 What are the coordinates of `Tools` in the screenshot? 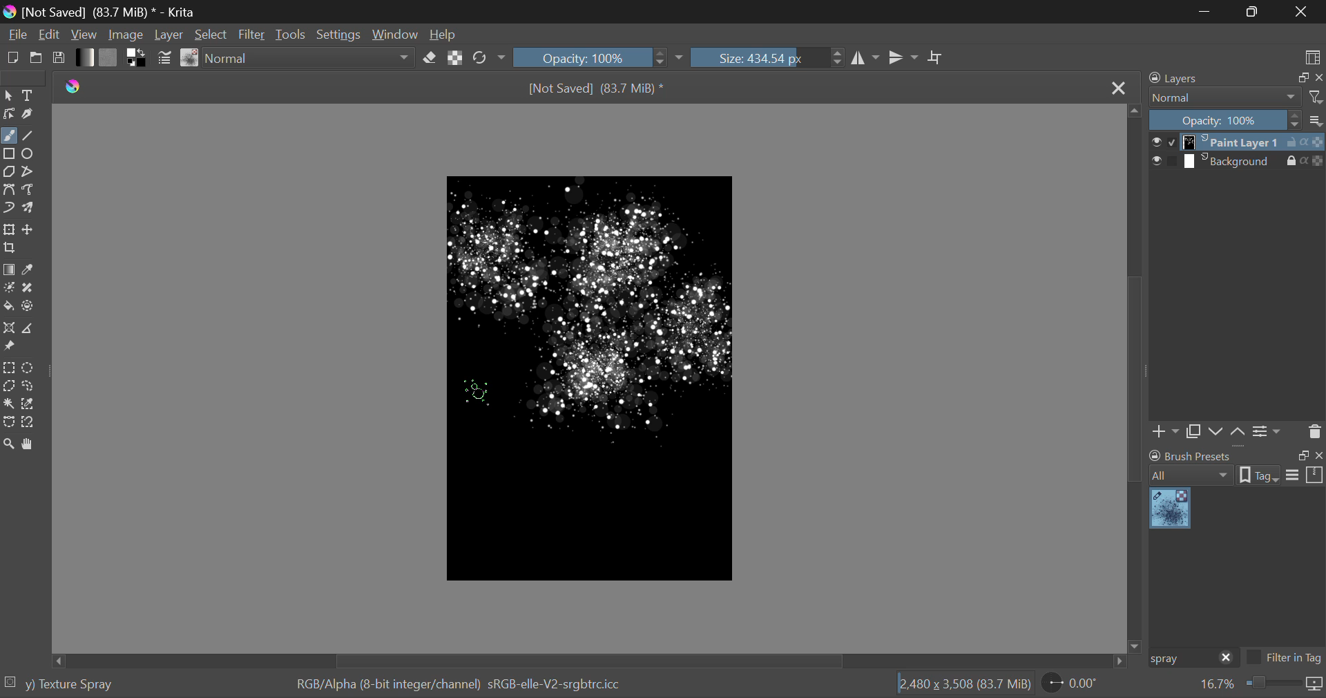 It's located at (293, 34).